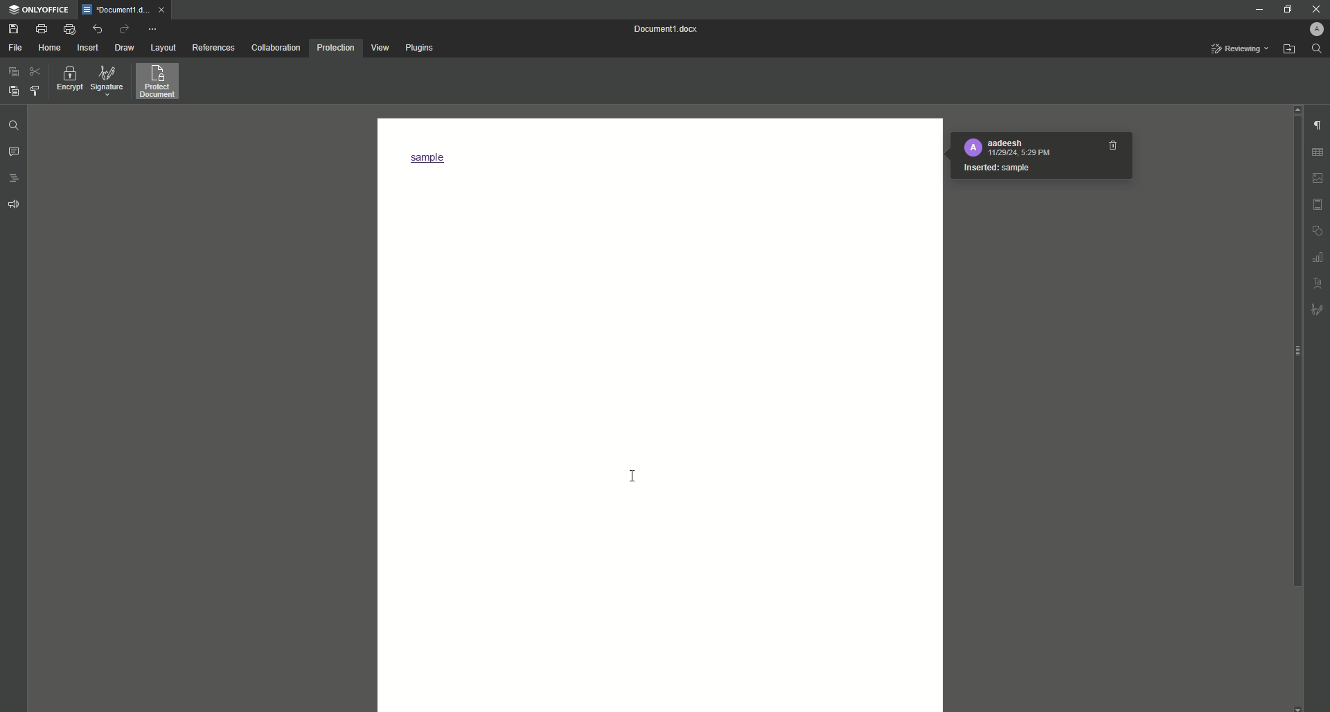  I want to click on close, so click(161, 10).